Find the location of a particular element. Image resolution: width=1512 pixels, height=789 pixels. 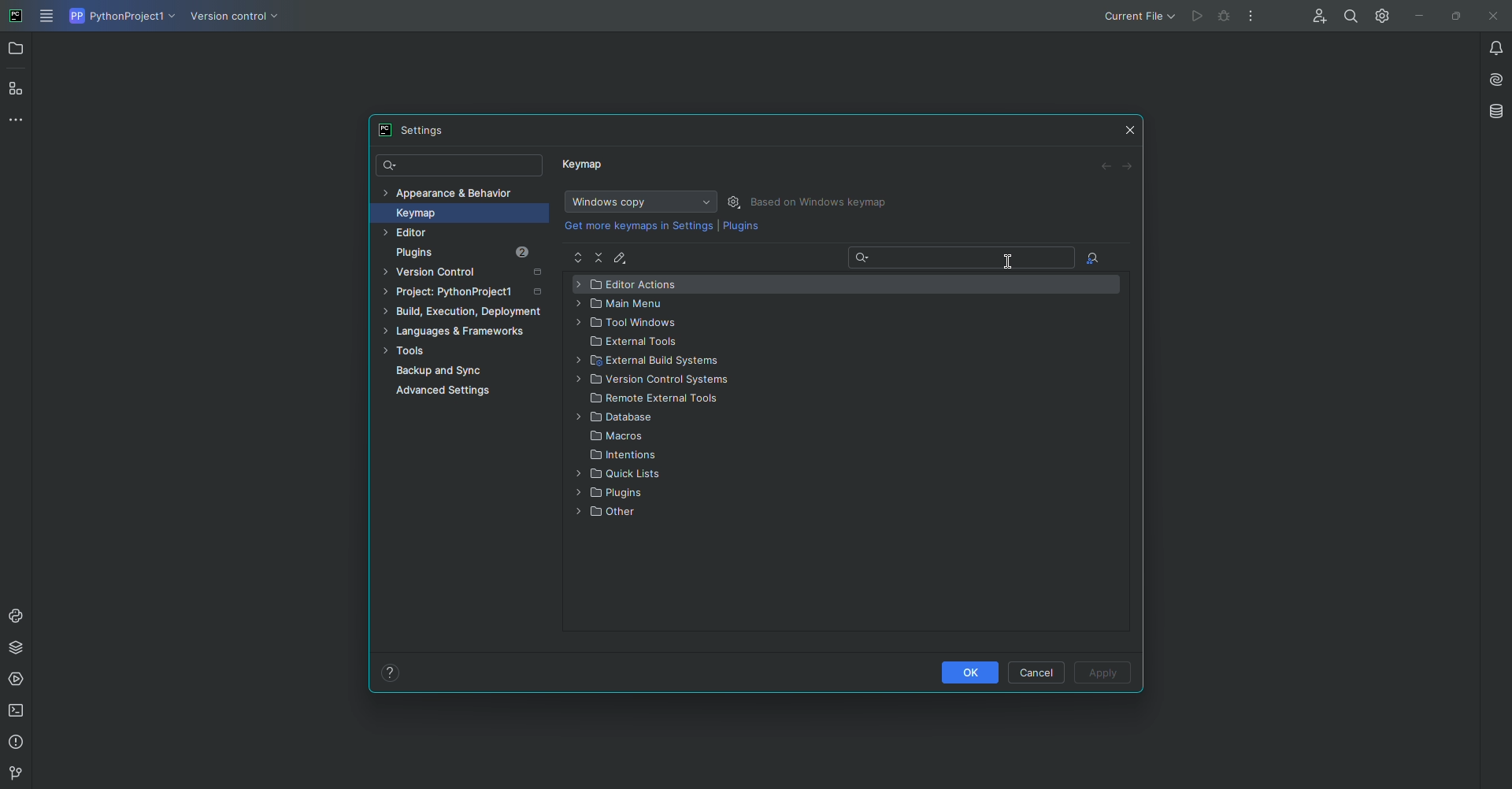

Database is located at coordinates (1495, 111).